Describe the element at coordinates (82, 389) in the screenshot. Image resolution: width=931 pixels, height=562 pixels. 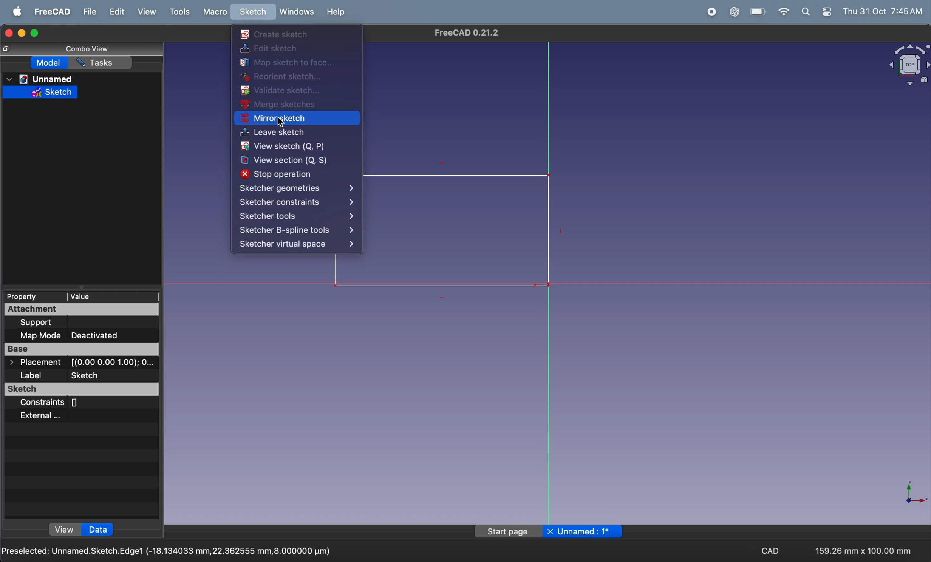
I see `sketch` at that location.